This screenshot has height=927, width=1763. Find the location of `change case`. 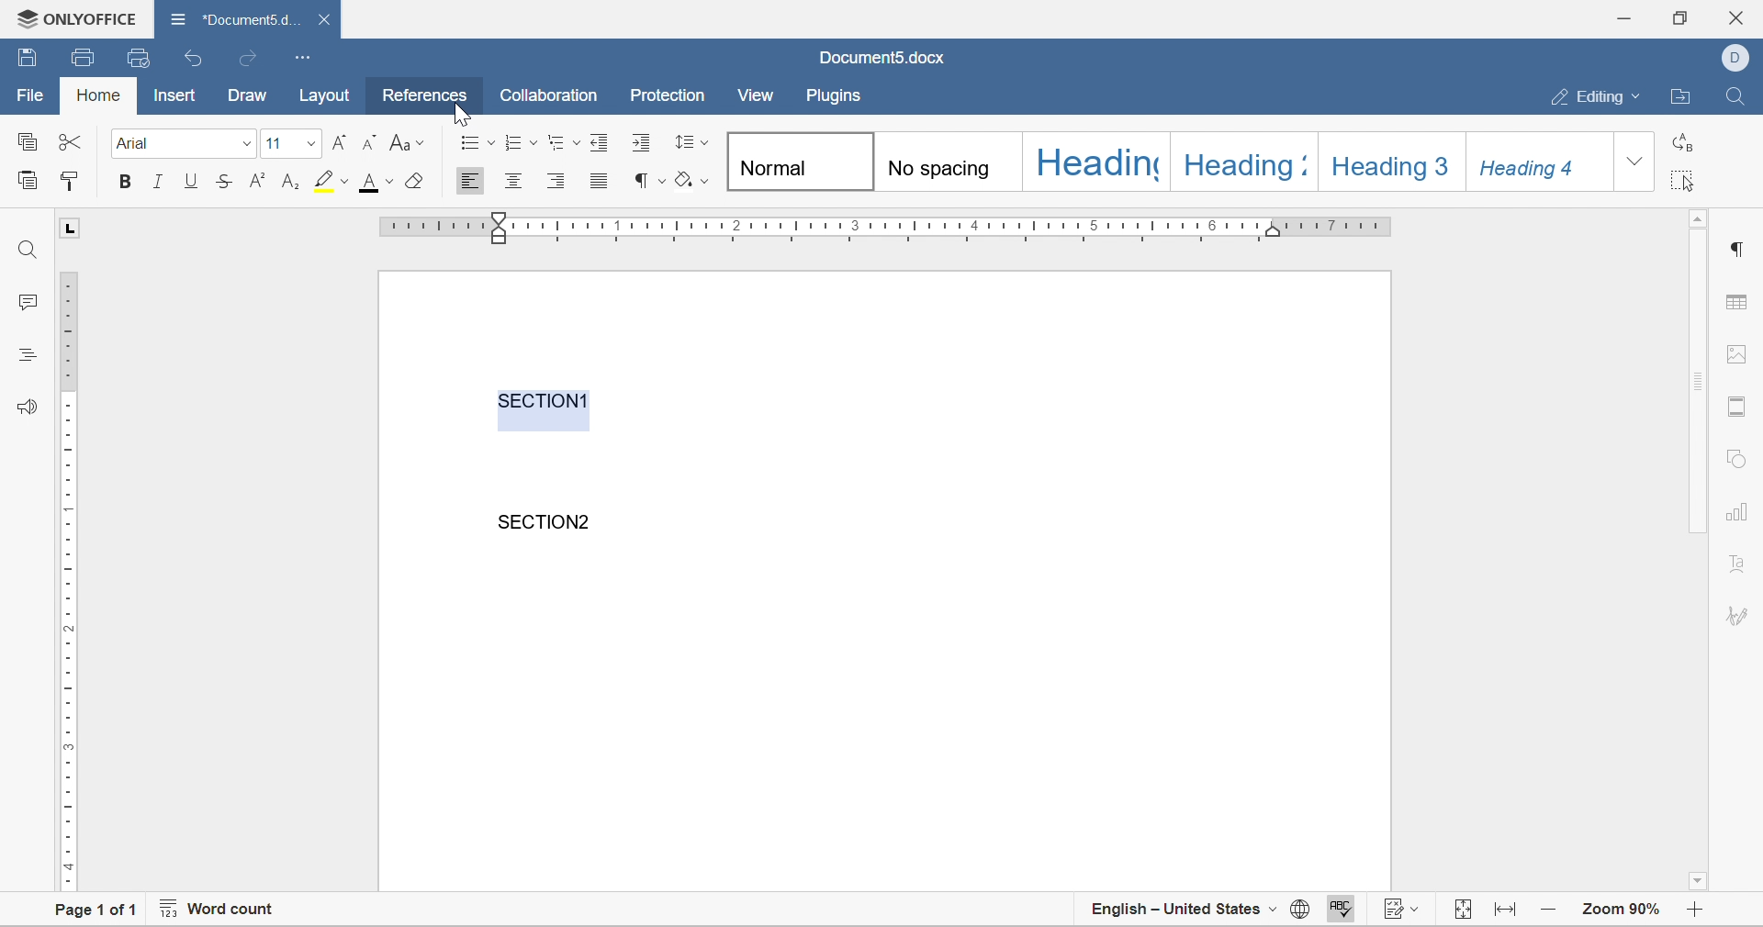

change case is located at coordinates (407, 141).